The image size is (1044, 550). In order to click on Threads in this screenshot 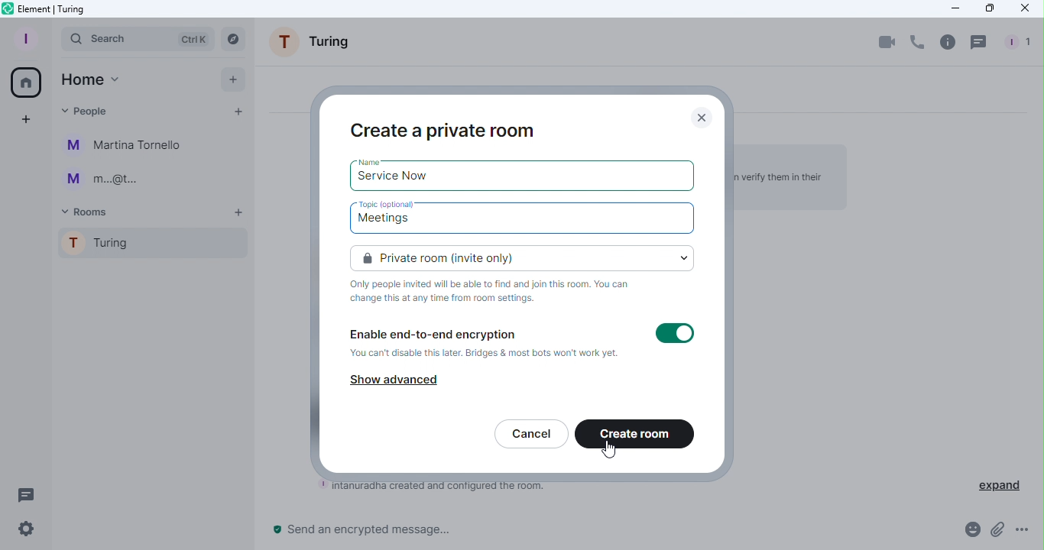, I will do `click(23, 493)`.